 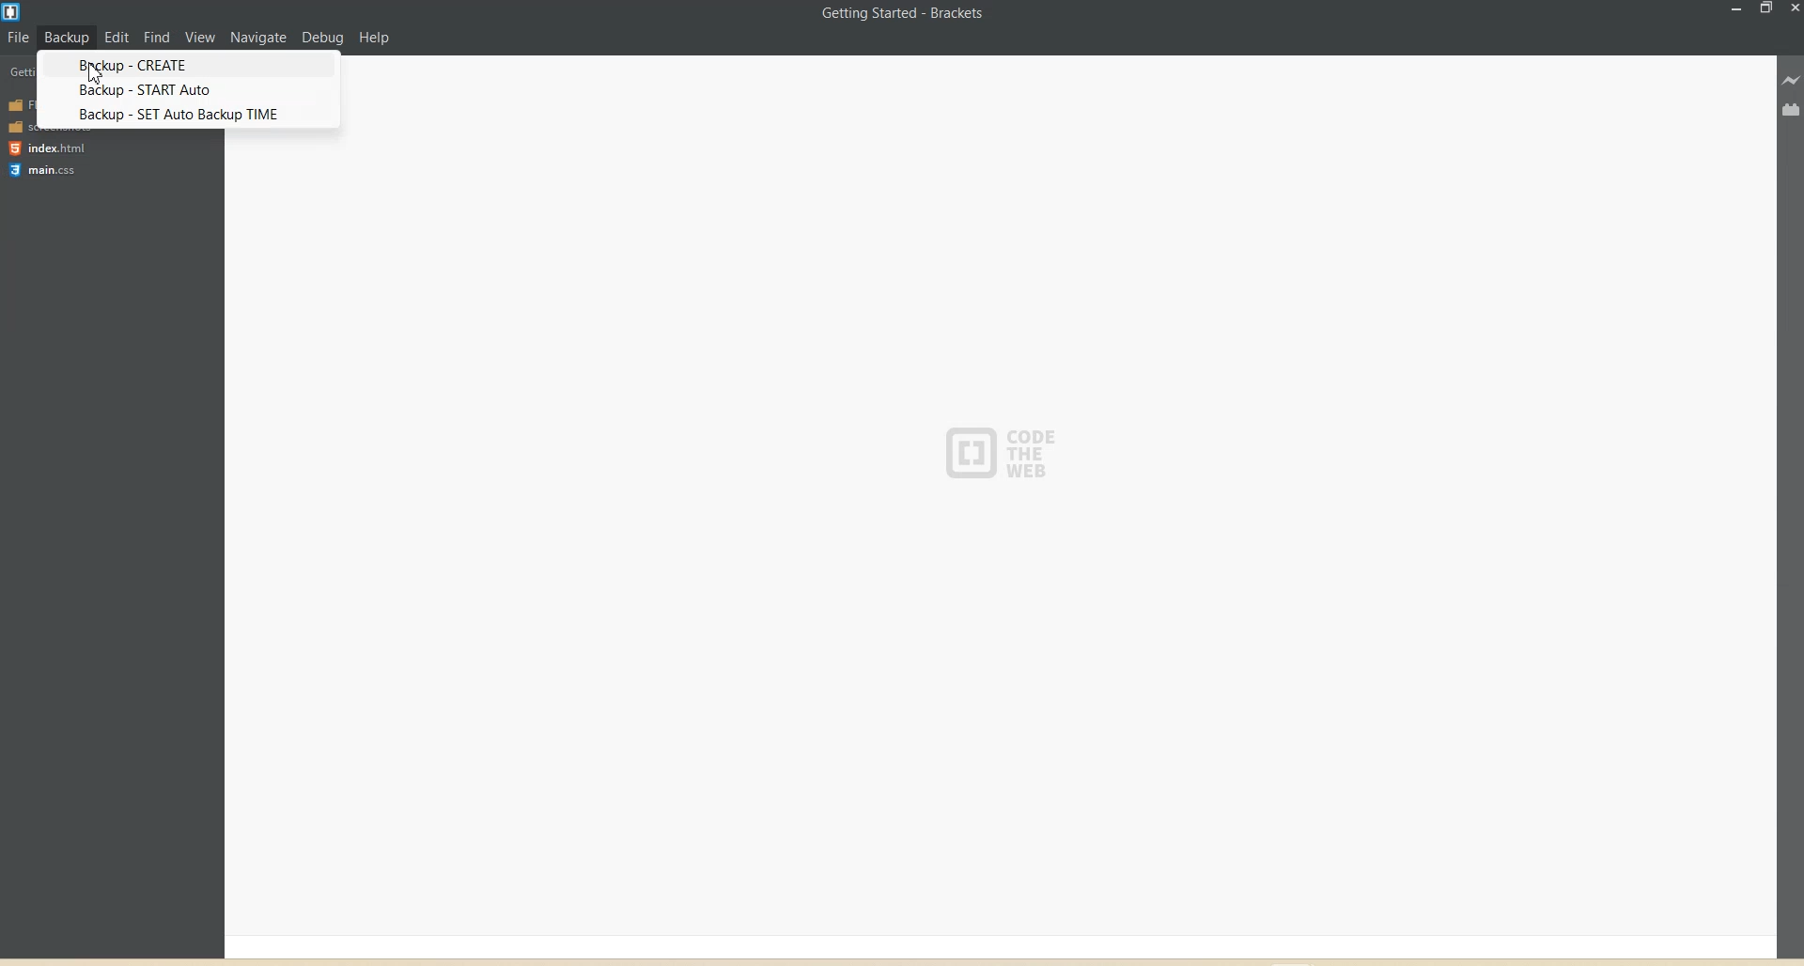 I want to click on index.html, so click(x=46, y=148).